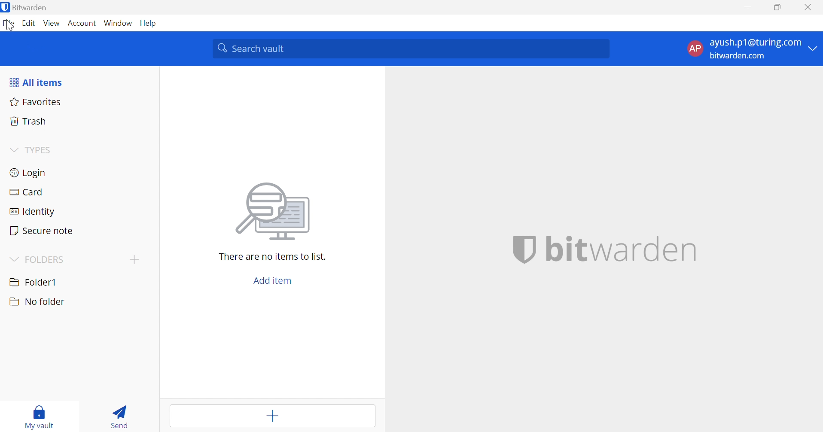 The image size is (823, 432). I want to click on Card, so click(27, 192).